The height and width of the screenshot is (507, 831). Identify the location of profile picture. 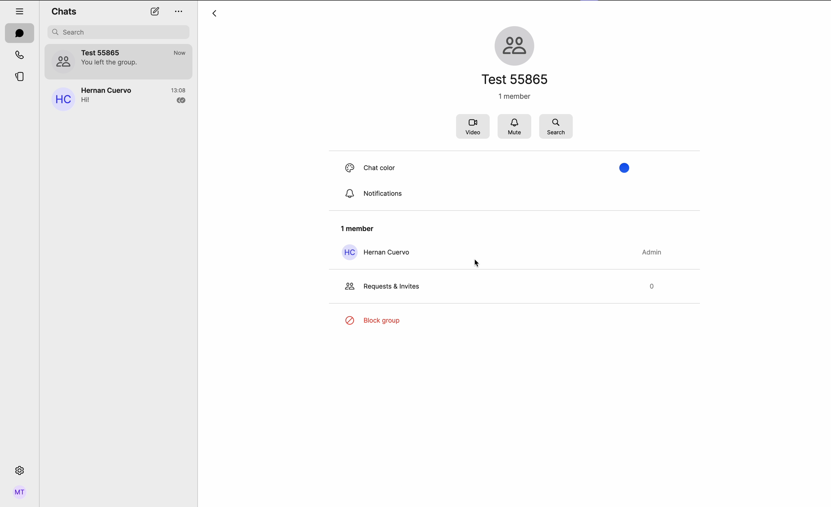
(62, 100).